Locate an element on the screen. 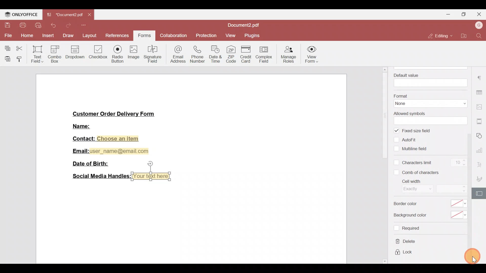 Image resolution: width=486 pixels, height=273 pixels. Characters limit is located at coordinates (414, 163).